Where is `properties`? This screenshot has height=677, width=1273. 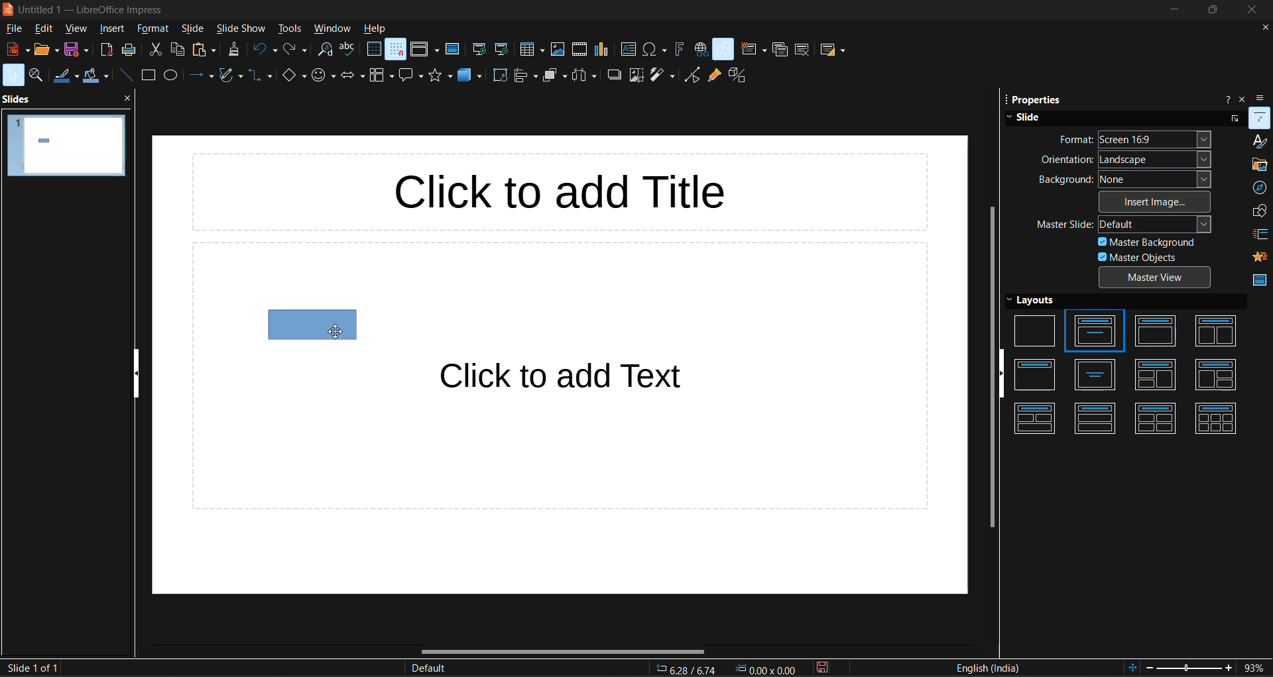 properties is located at coordinates (1261, 117).